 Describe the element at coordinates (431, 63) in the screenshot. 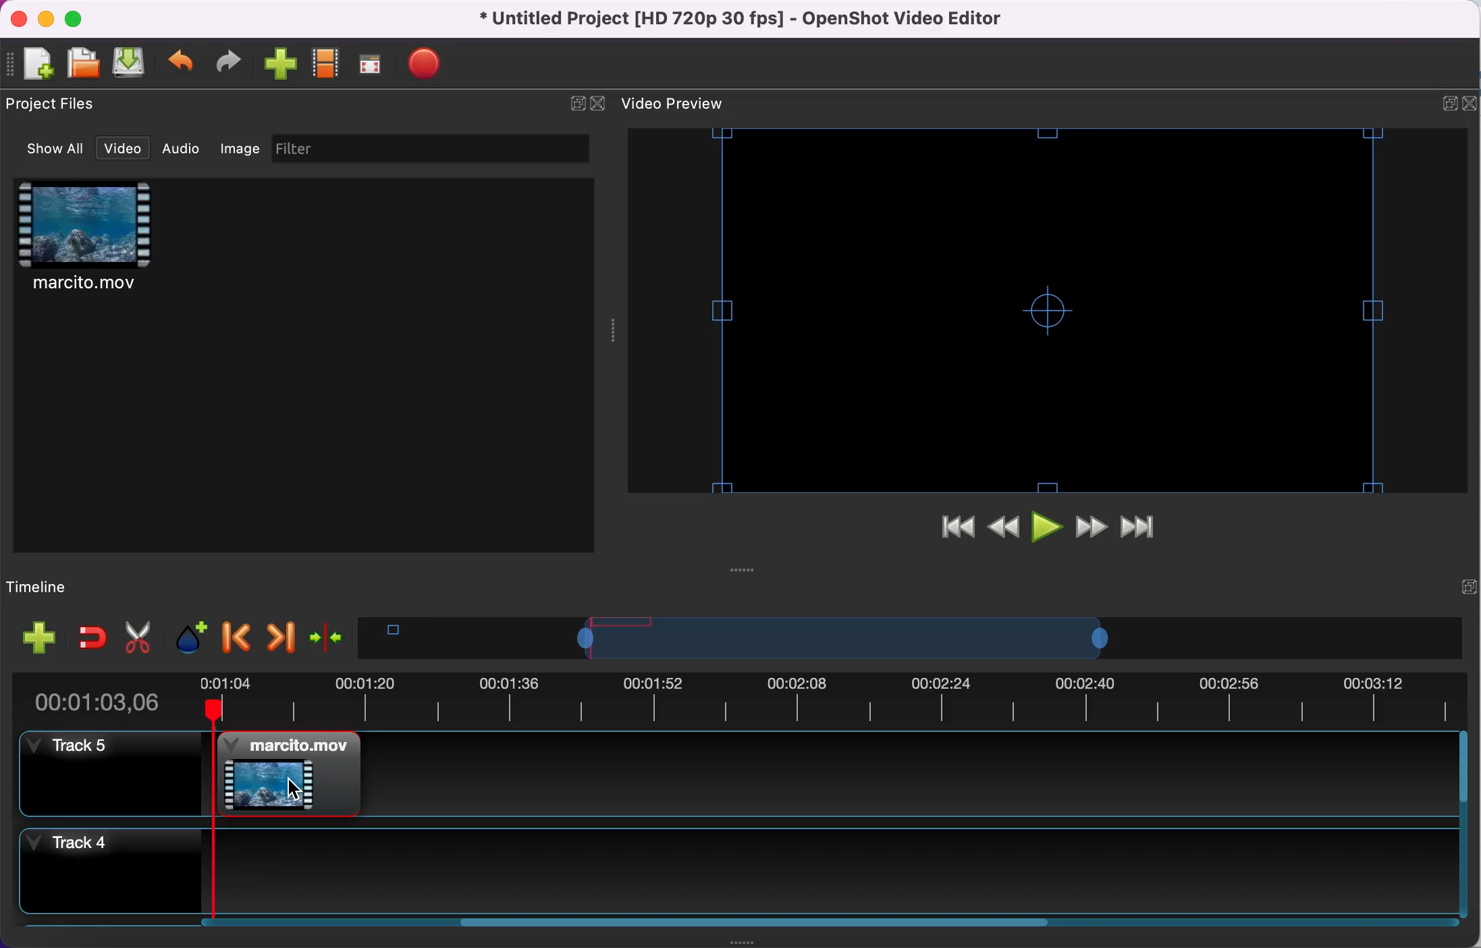

I see `export file` at that location.